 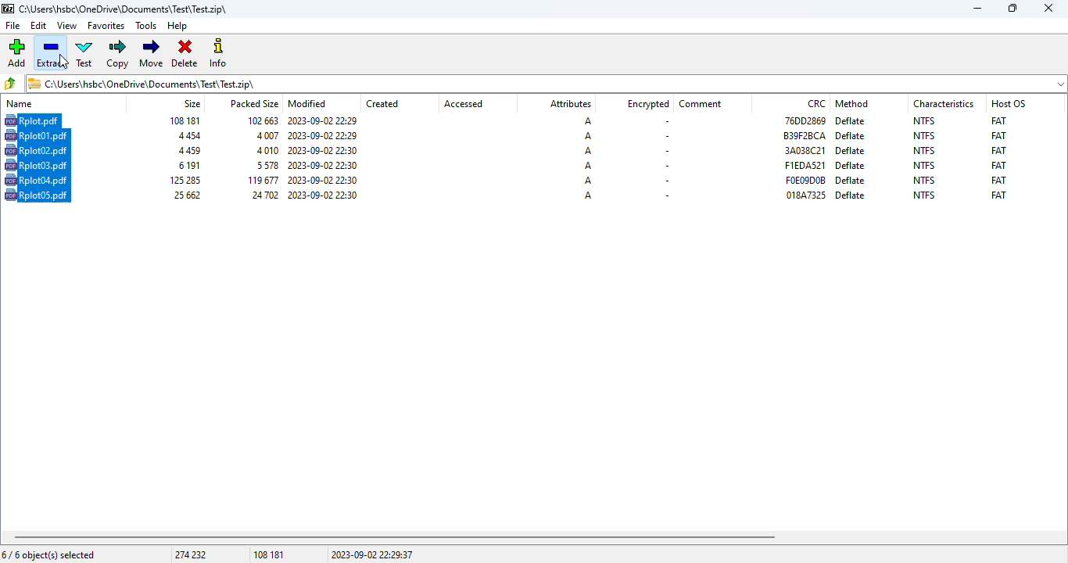 What do you see at coordinates (372, 554) in the screenshot?
I see `2023-09-02 22:29:37` at bounding box center [372, 554].